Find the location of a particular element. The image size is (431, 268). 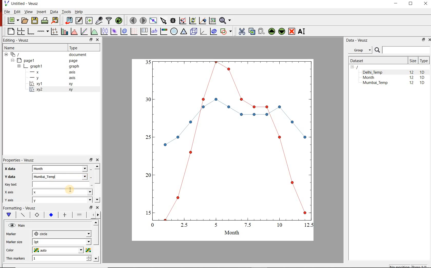

read data points on the graph is located at coordinates (173, 21).